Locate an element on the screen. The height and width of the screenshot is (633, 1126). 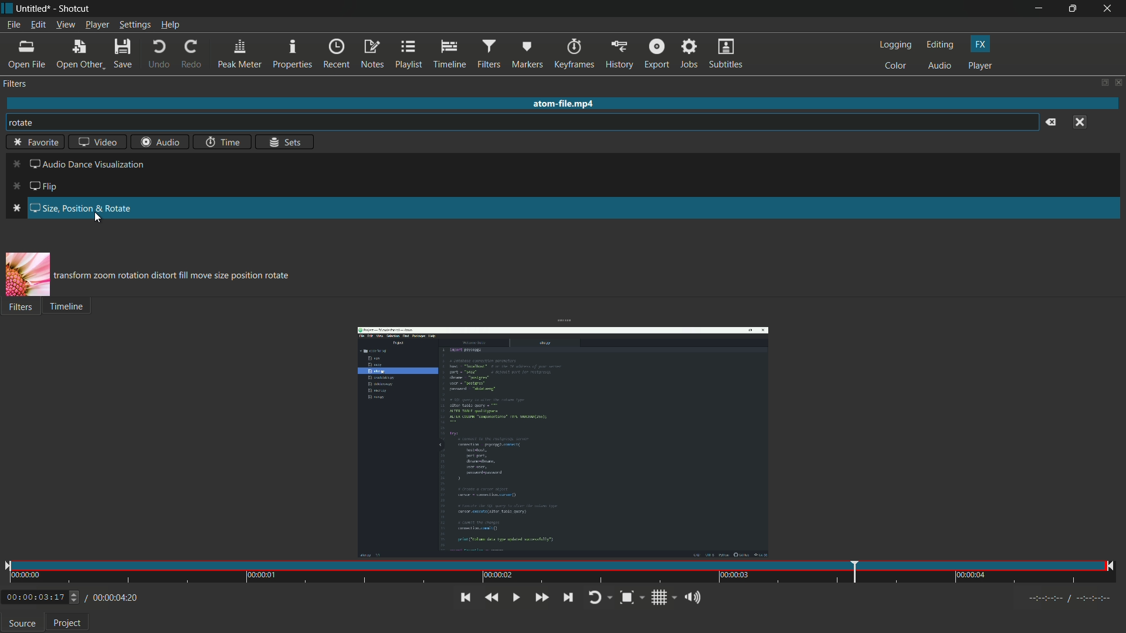
audio is located at coordinates (941, 66).